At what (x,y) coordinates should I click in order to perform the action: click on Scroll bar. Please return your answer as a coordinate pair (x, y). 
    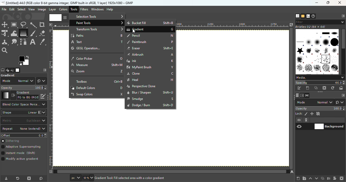
    Looking at the image, I should click on (343, 51).